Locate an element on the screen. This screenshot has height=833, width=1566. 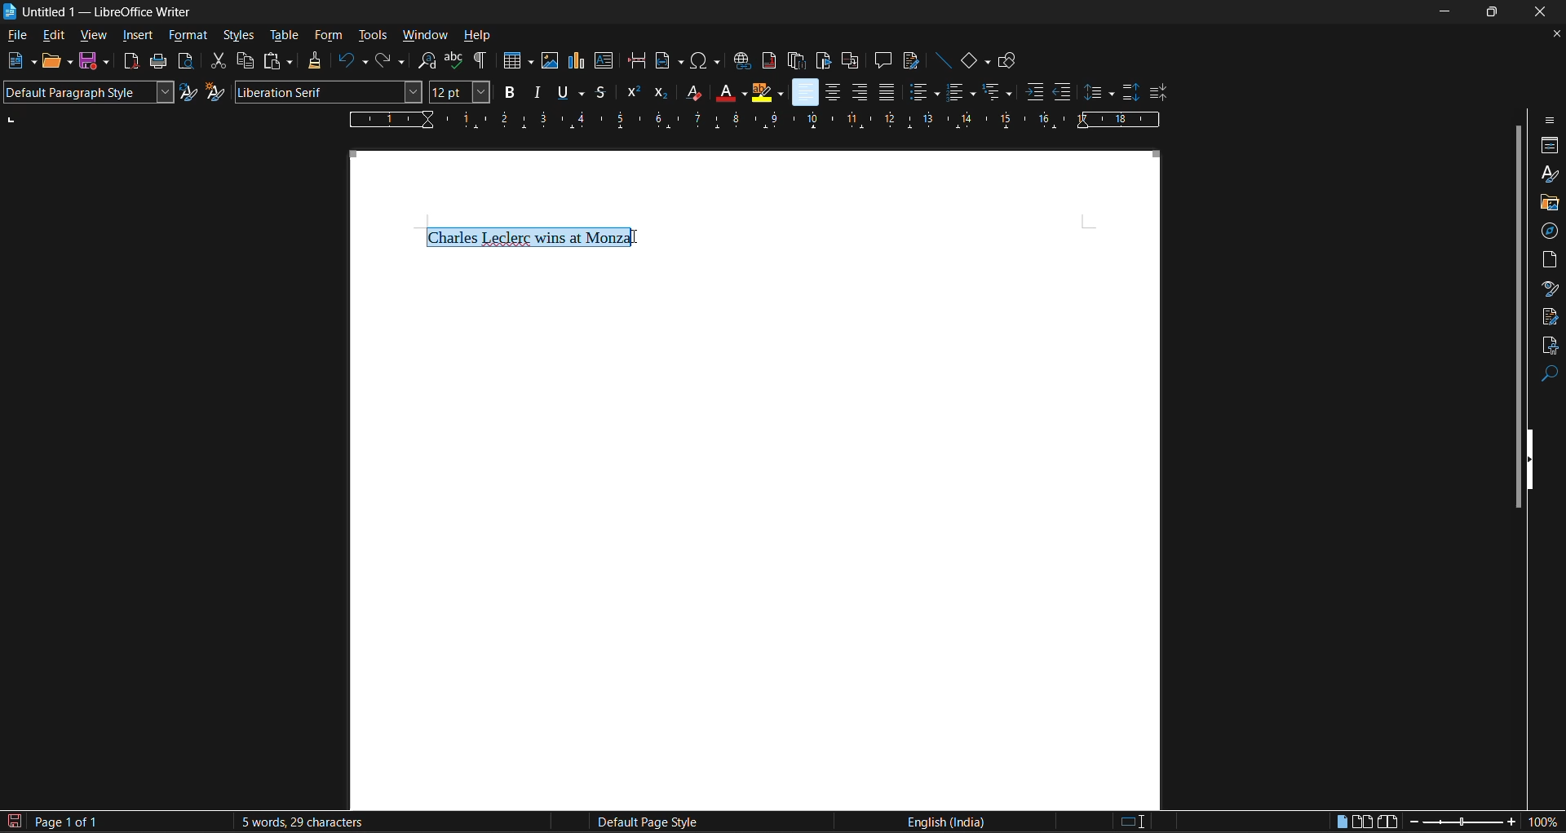
styles is located at coordinates (1547, 173).